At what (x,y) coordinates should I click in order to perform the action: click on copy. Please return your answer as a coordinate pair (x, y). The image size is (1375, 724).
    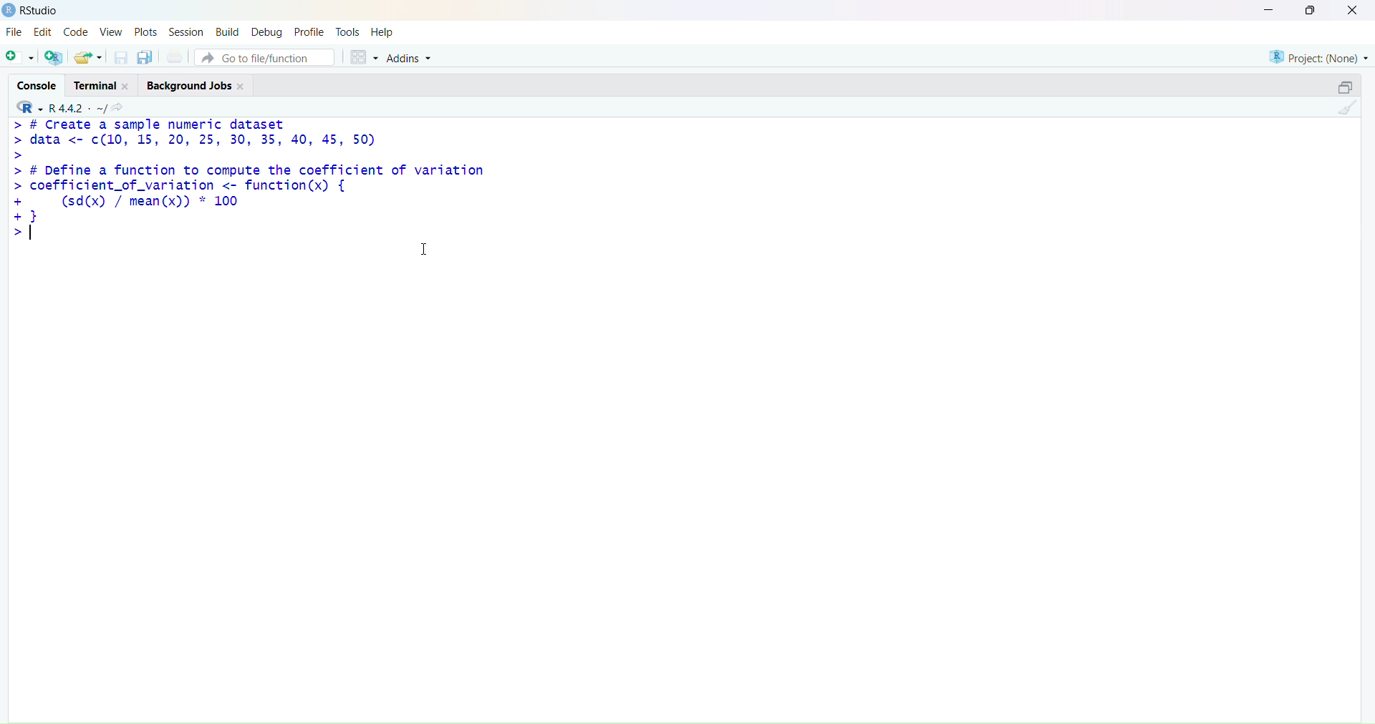
    Looking at the image, I should click on (145, 57).